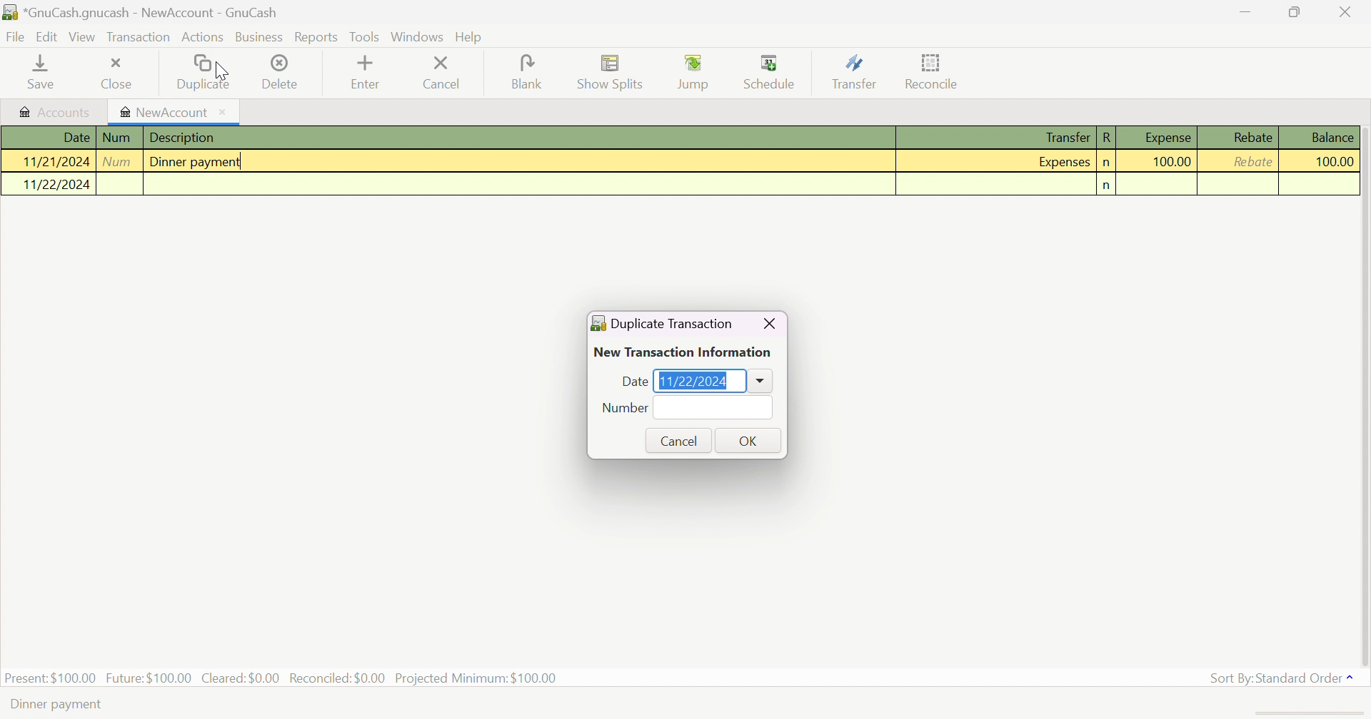 Image resolution: width=1371 pixels, height=719 pixels. Describe the element at coordinates (469, 38) in the screenshot. I see `Help` at that location.